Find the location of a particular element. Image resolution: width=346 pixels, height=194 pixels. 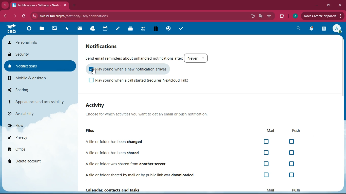

activity is located at coordinates (68, 29).